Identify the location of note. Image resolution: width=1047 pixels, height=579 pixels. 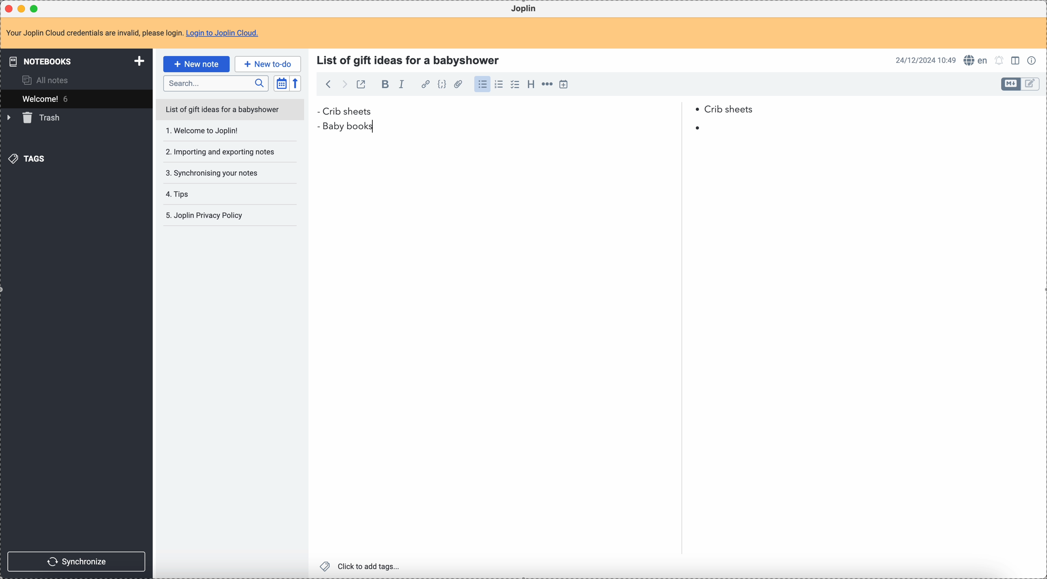
(132, 33).